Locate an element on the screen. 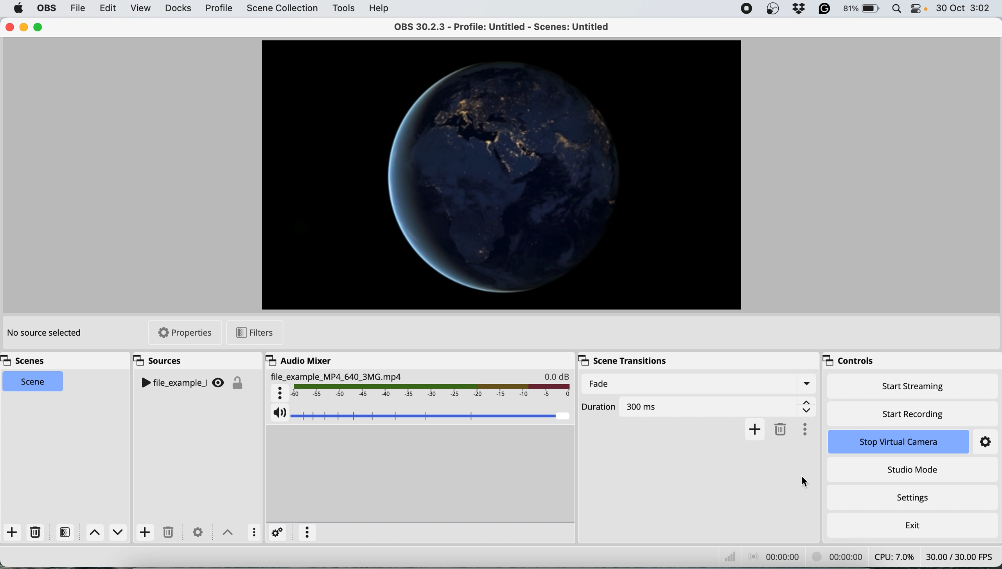 The width and height of the screenshot is (1002, 569). source audio is located at coordinates (417, 383).